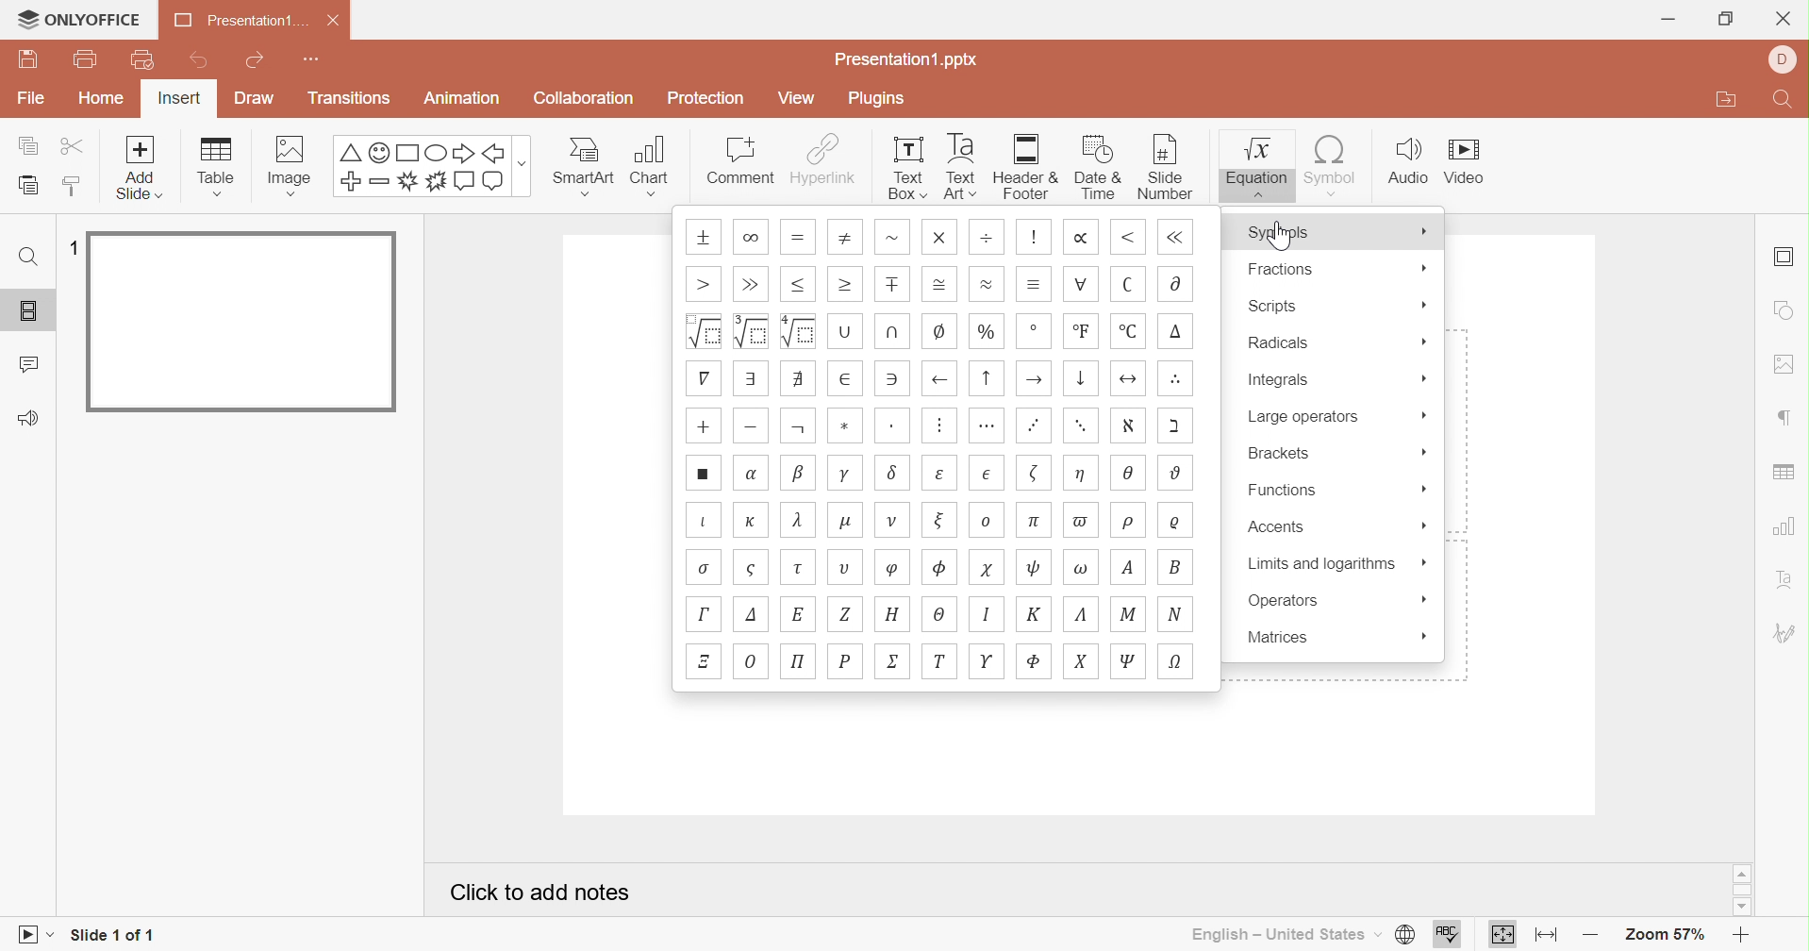 This screenshot has width=1809, height=951. Describe the element at coordinates (1742, 937) in the screenshot. I see `Zoom in` at that location.